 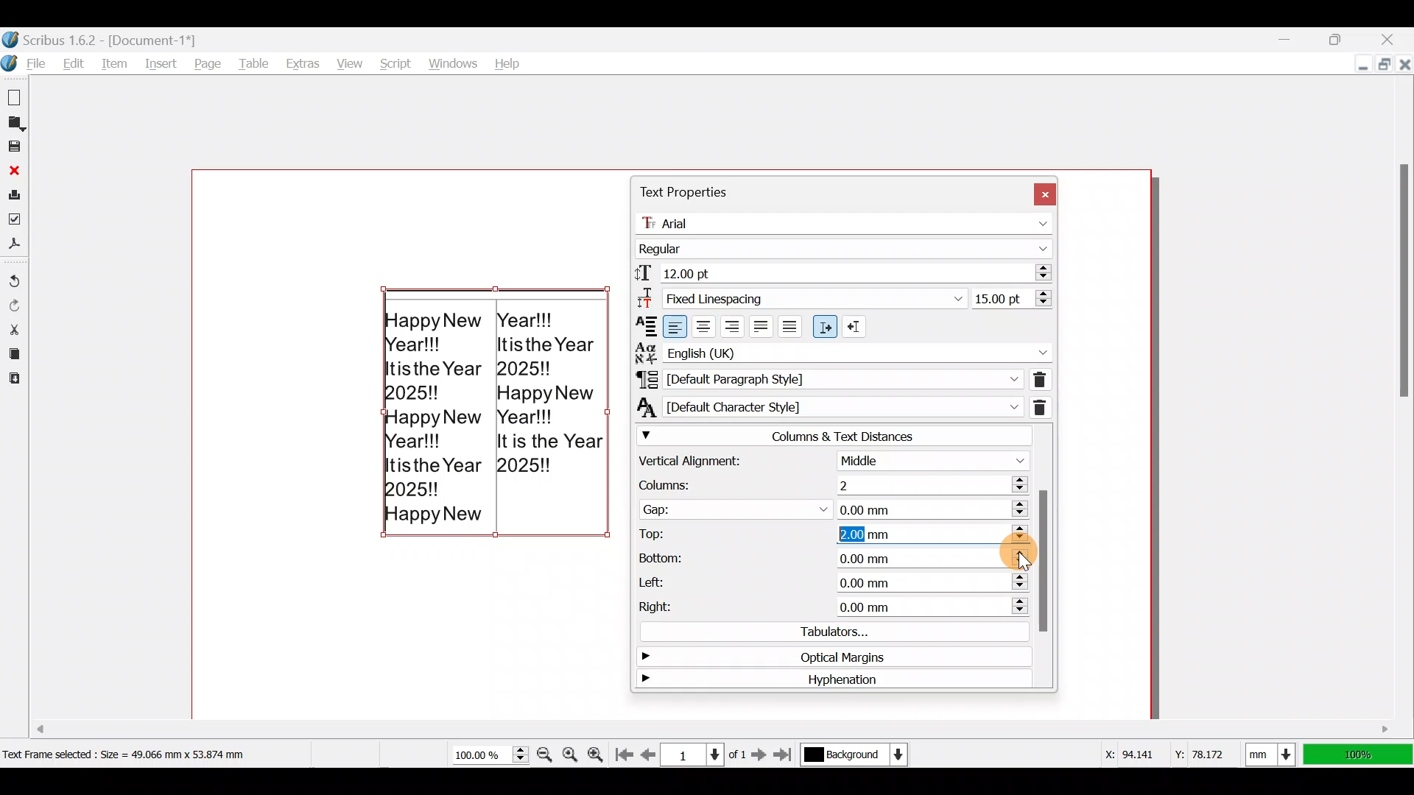 What do you see at coordinates (832, 436) in the screenshot?
I see `Columns & text distances` at bounding box center [832, 436].